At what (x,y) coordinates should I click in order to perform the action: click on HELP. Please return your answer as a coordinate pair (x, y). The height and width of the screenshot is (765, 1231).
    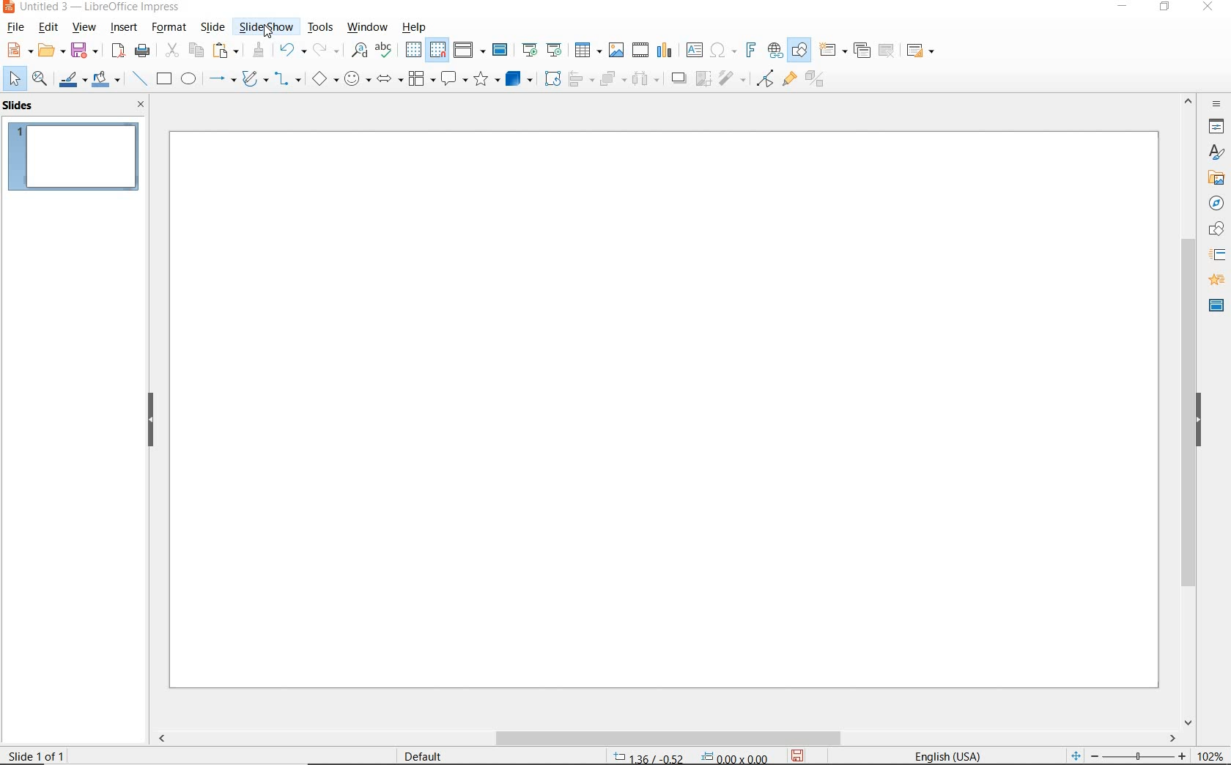
    Looking at the image, I should click on (421, 26).